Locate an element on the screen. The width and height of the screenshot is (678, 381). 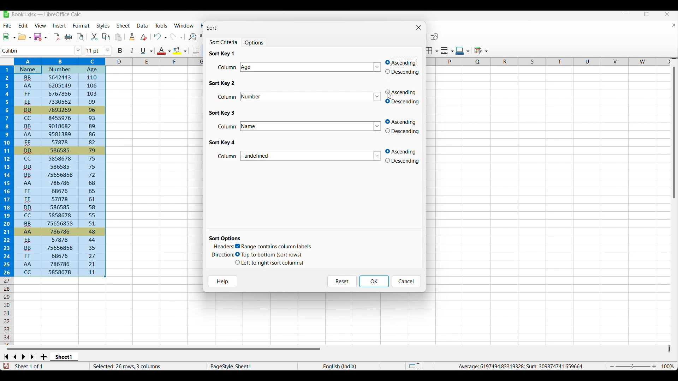
cursor is located at coordinates (390, 97).